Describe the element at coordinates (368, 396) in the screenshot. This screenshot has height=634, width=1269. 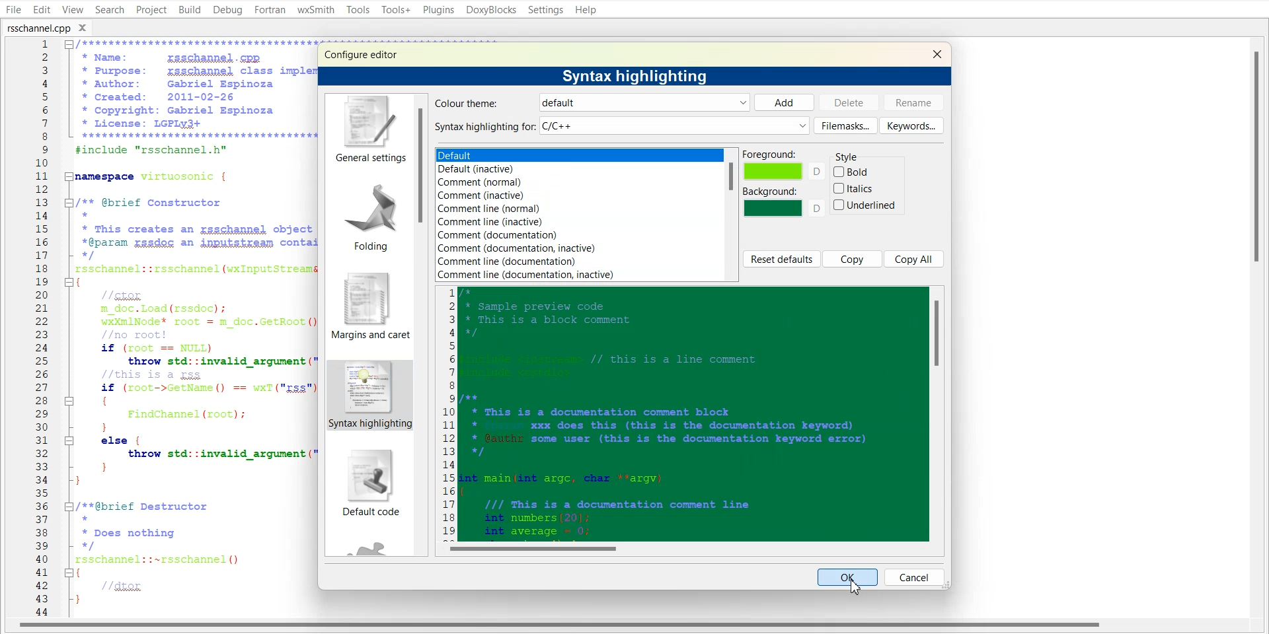
I see `Syntax highlight` at that location.